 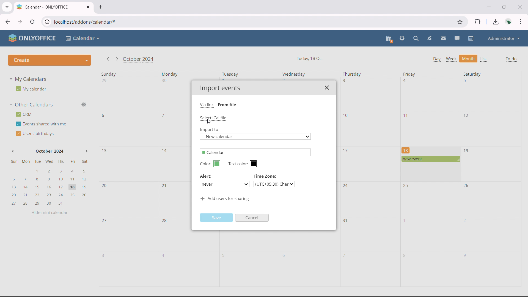 What do you see at coordinates (210, 122) in the screenshot?
I see `cursor` at bounding box center [210, 122].